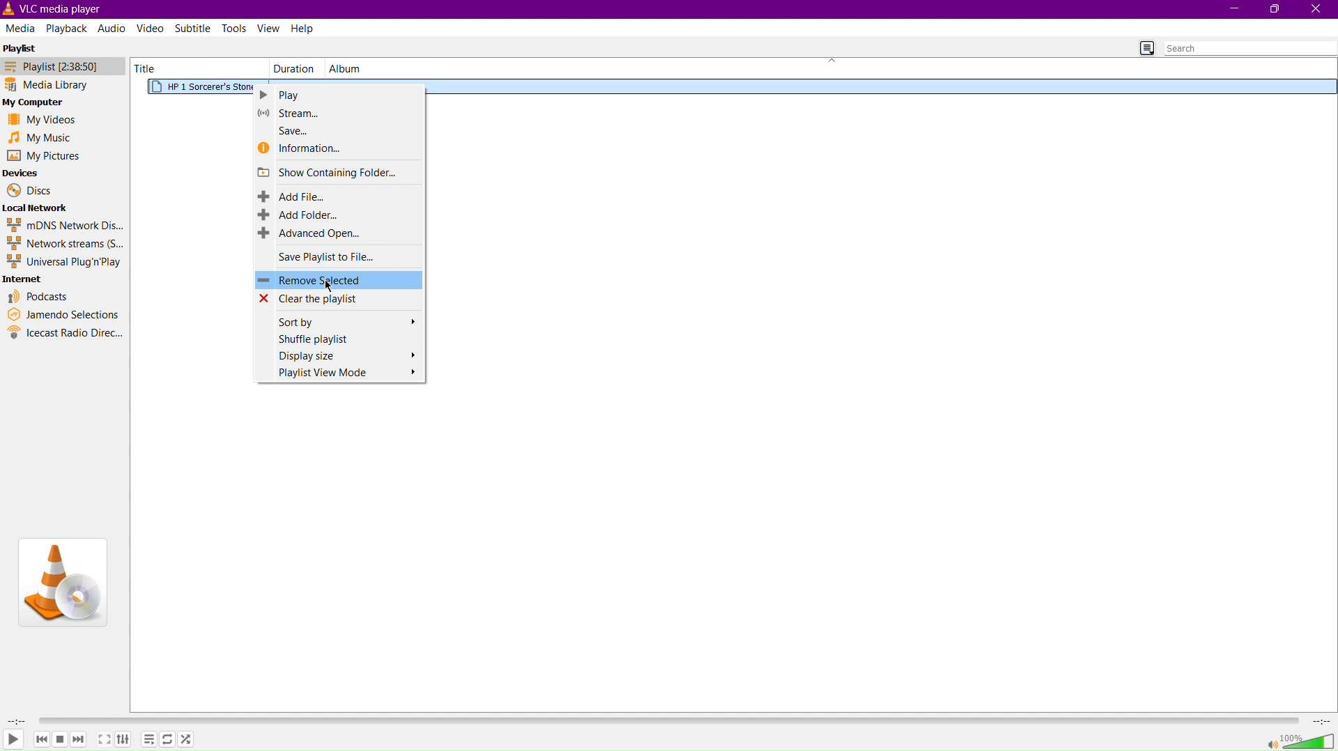  I want to click on mDNS Network, so click(63, 224).